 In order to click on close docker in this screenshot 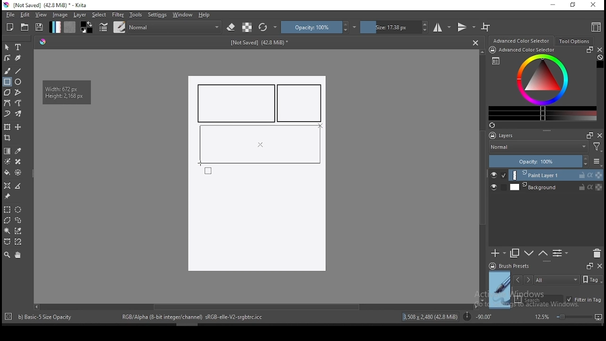, I will do `click(600, 135)`.